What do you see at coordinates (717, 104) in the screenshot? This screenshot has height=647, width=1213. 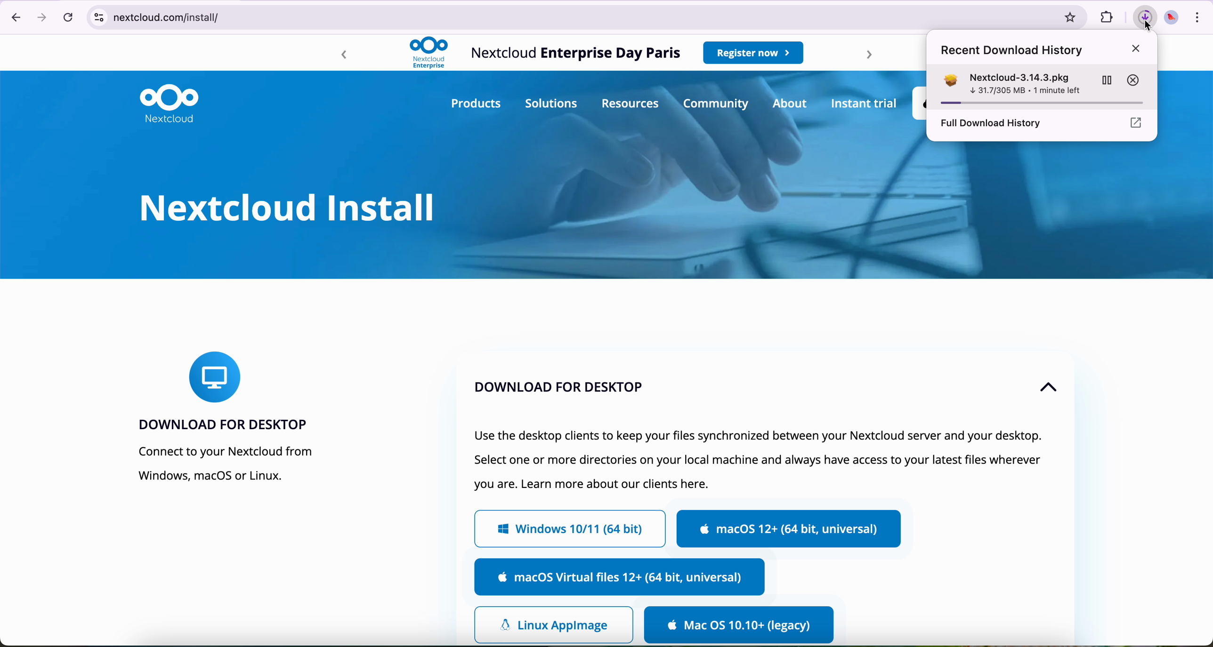 I see `community` at bounding box center [717, 104].